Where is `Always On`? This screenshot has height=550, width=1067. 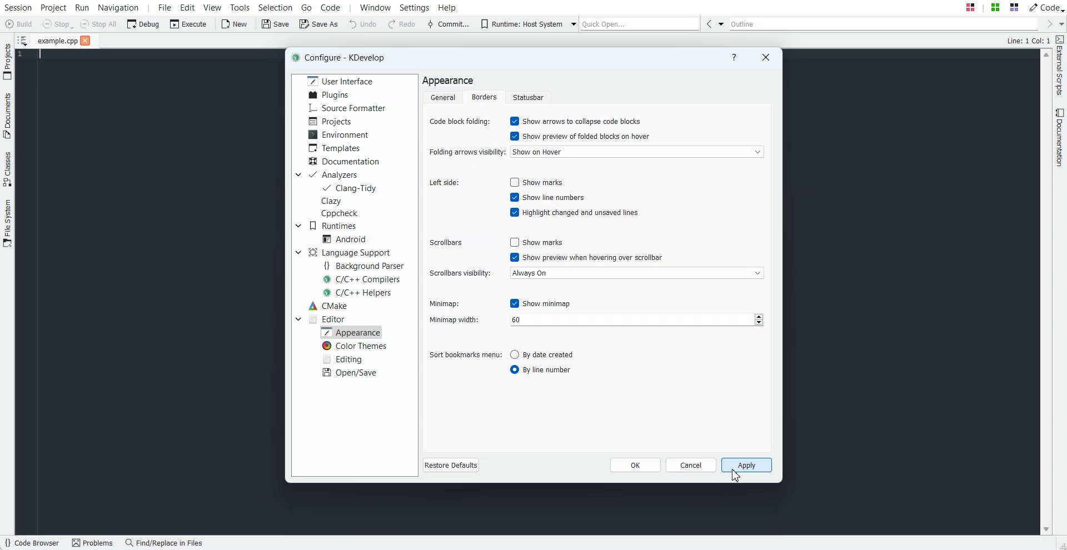
Always On is located at coordinates (637, 272).